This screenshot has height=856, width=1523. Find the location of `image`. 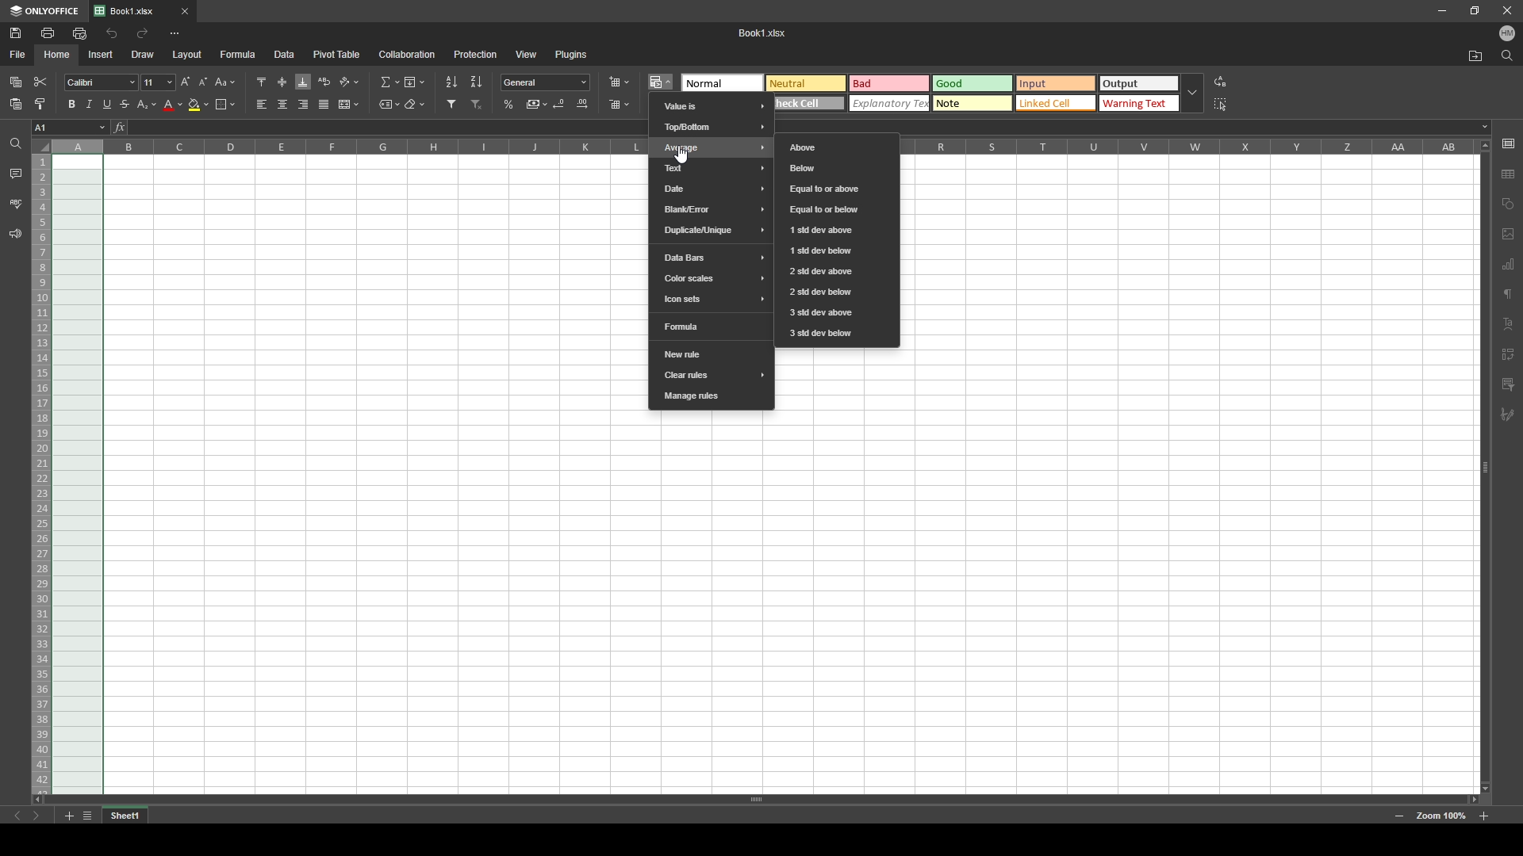

image is located at coordinates (1508, 234).